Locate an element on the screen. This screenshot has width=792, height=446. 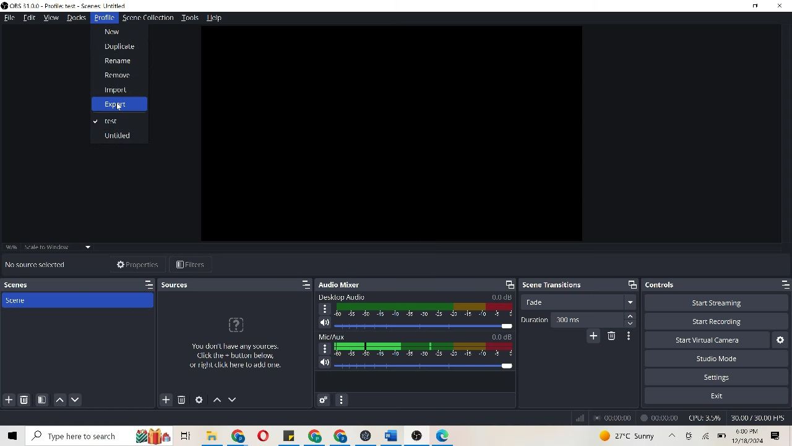
speaker is located at coordinates (324, 362).